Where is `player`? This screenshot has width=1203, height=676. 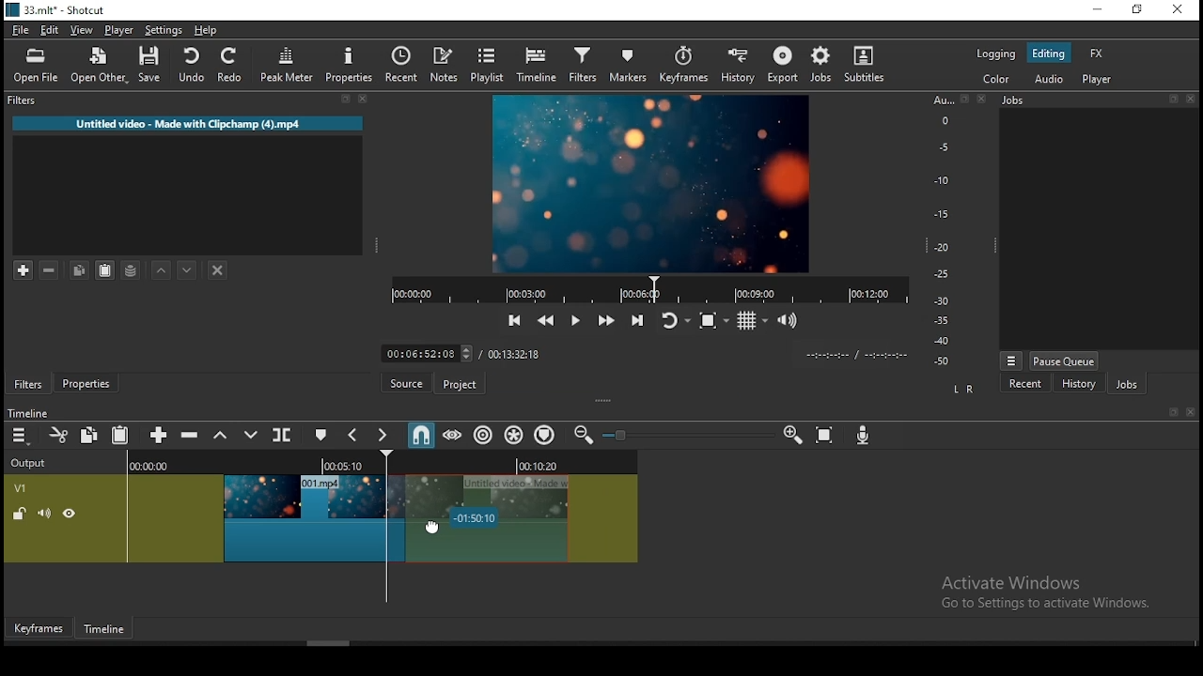 player is located at coordinates (119, 29).